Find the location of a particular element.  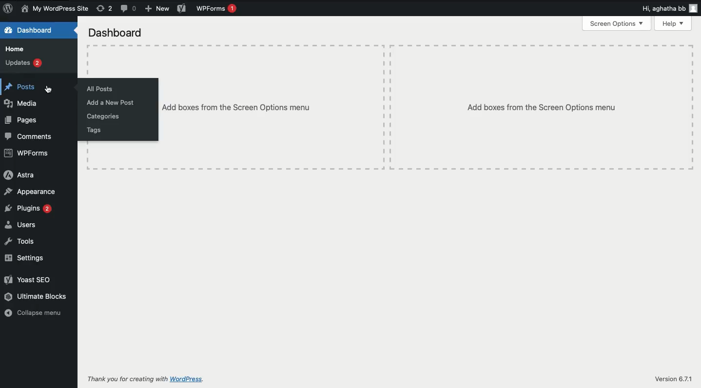

All posts is located at coordinates (99, 90).